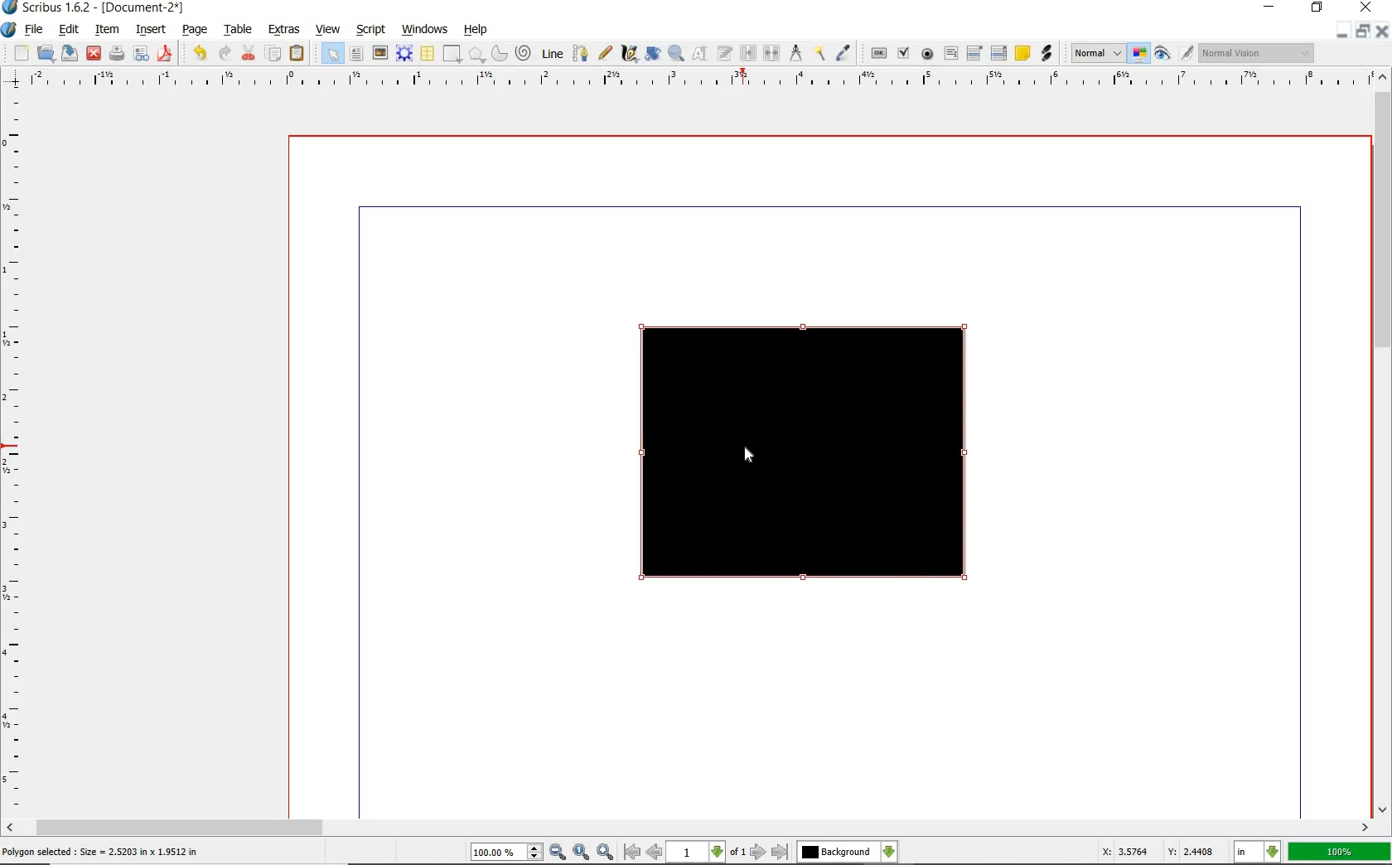  What do you see at coordinates (558, 852) in the screenshot?
I see `zoom out` at bounding box center [558, 852].